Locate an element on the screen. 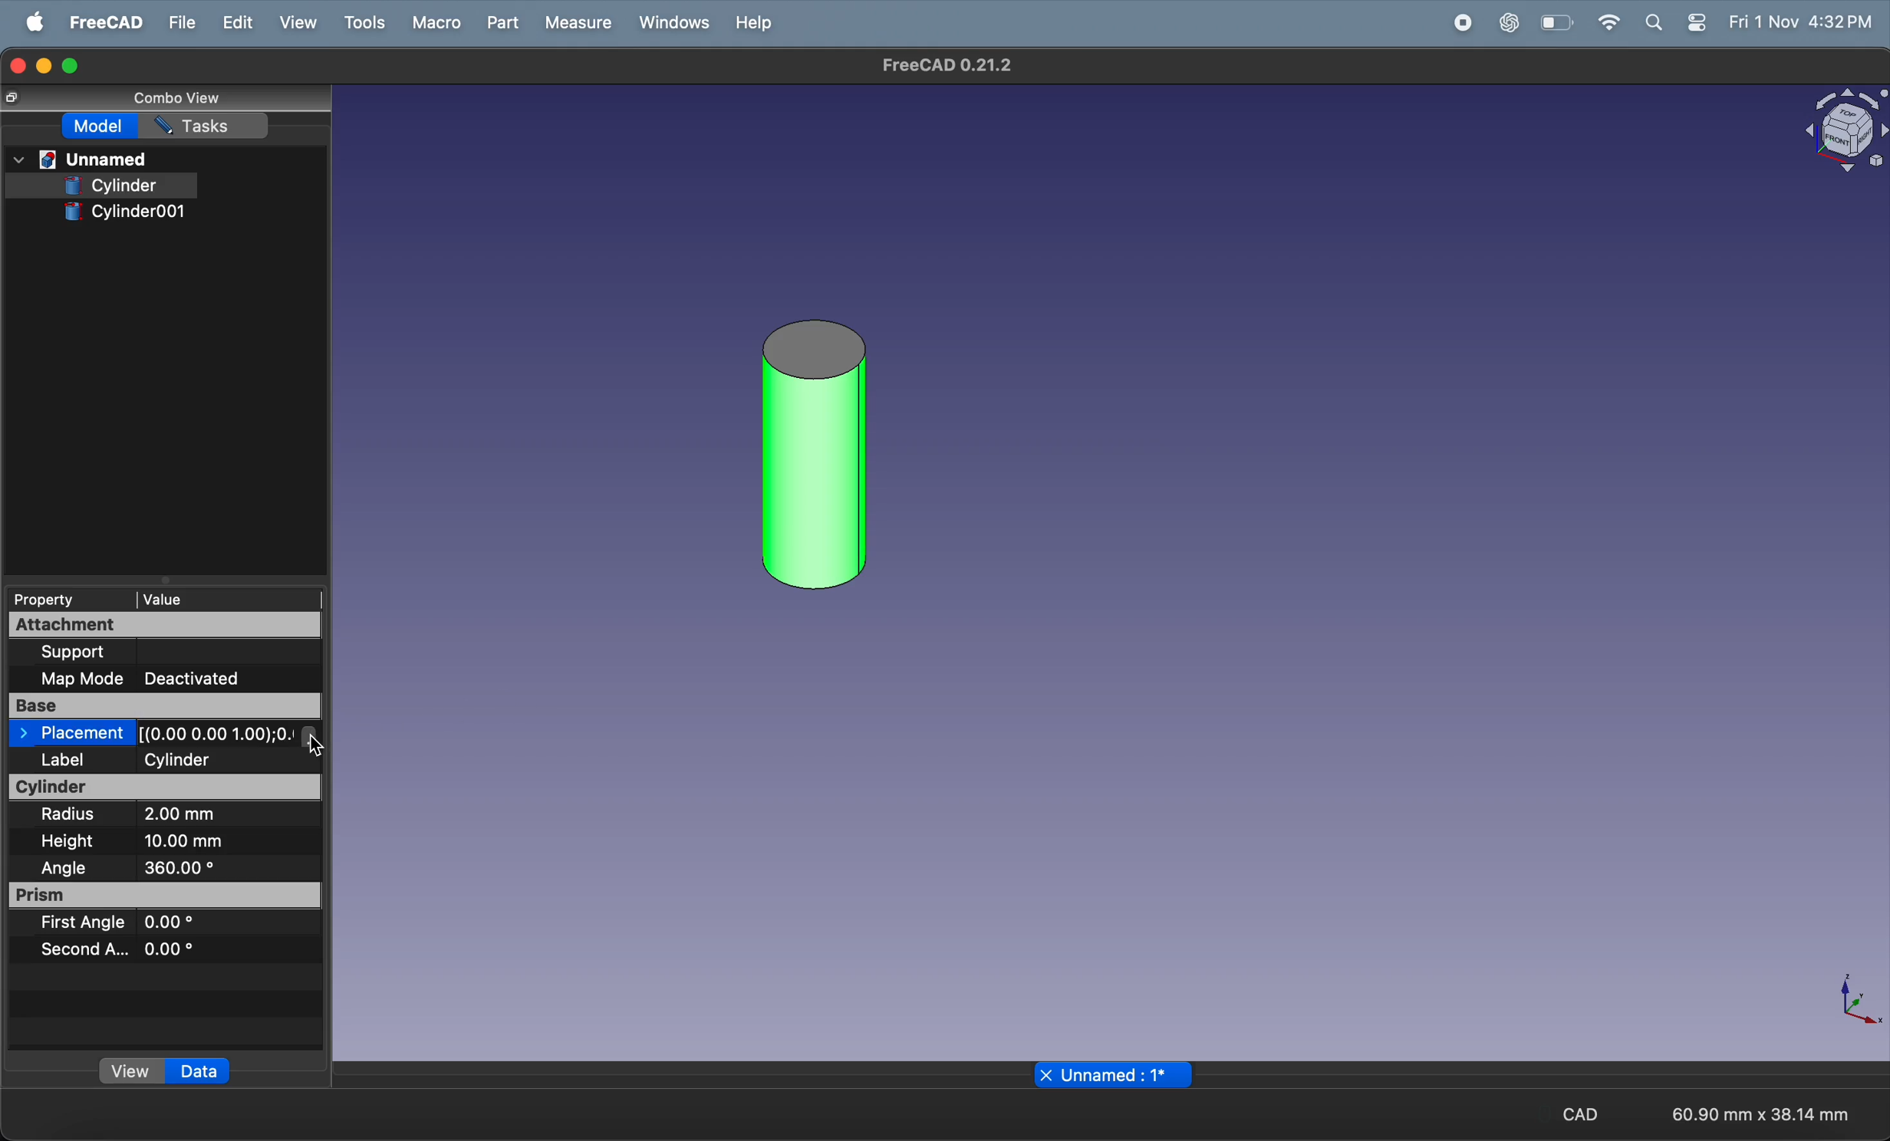 Image resolution: width=1890 pixels, height=1141 pixels. closing window is located at coordinates (17, 65).